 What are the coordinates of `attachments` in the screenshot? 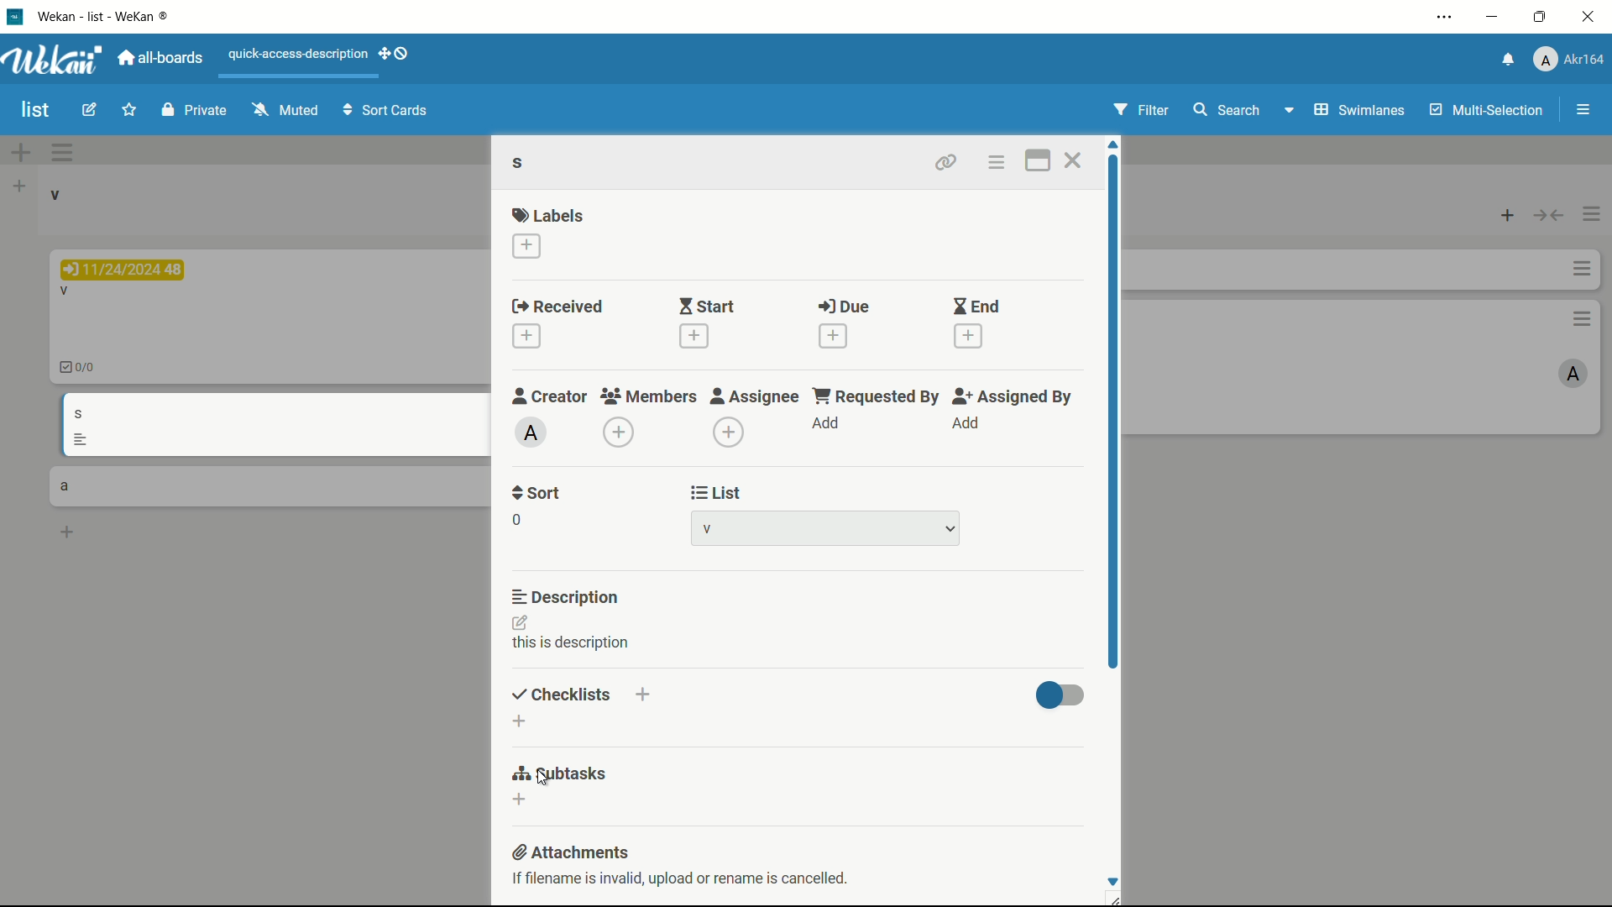 It's located at (571, 852).